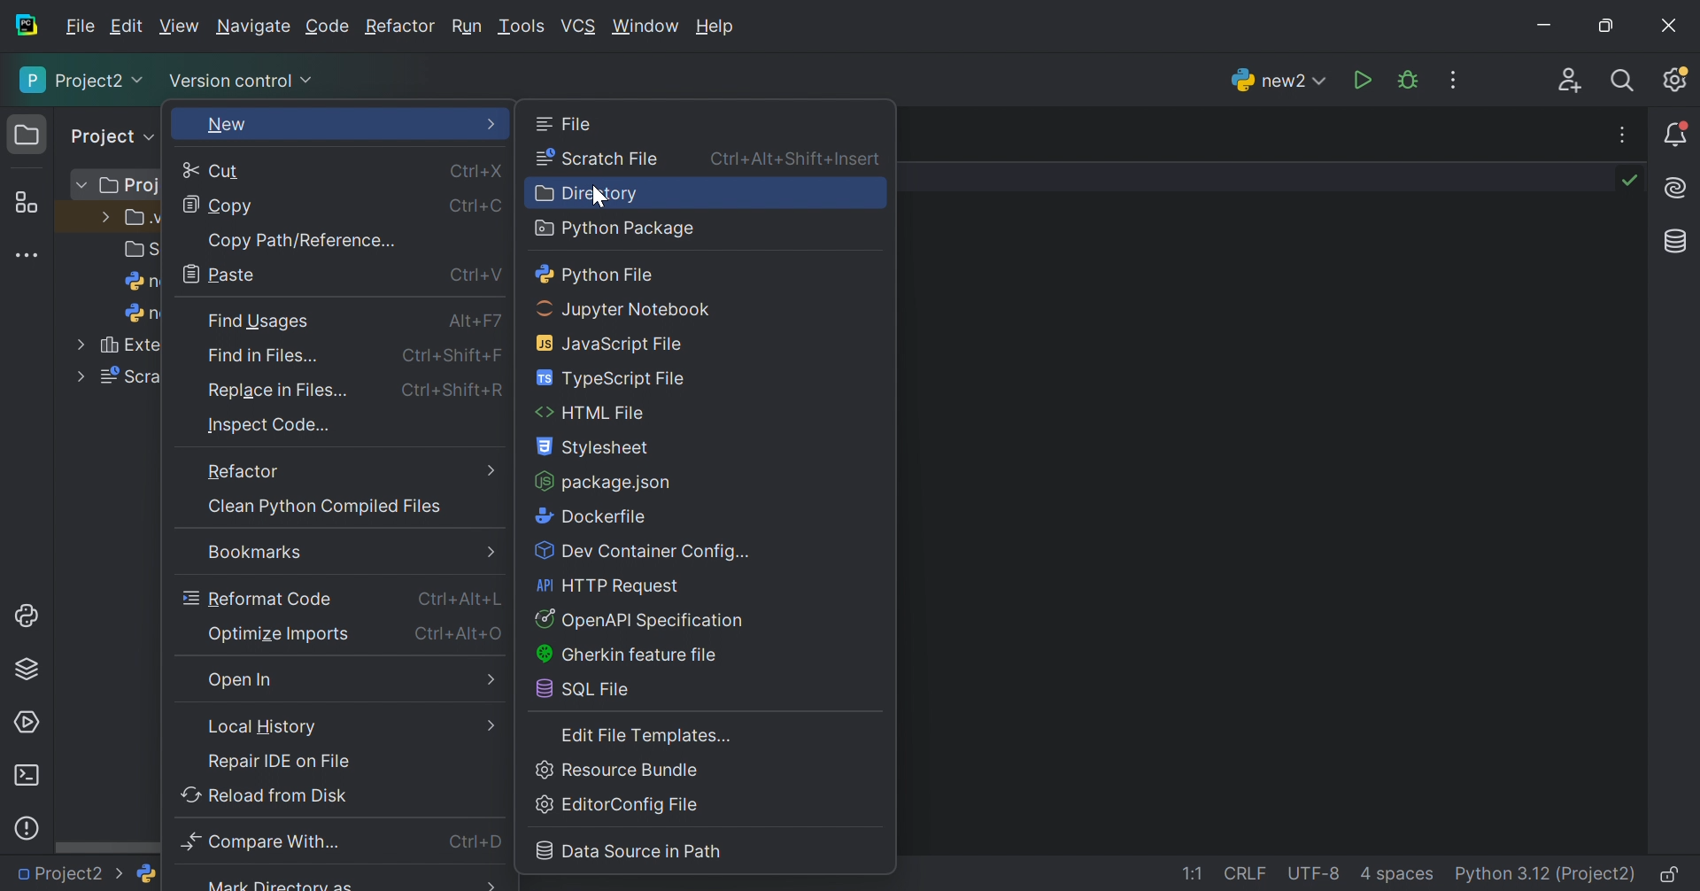 This screenshot has width=1700, height=891. I want to click on More actions, so click(1626, 135).